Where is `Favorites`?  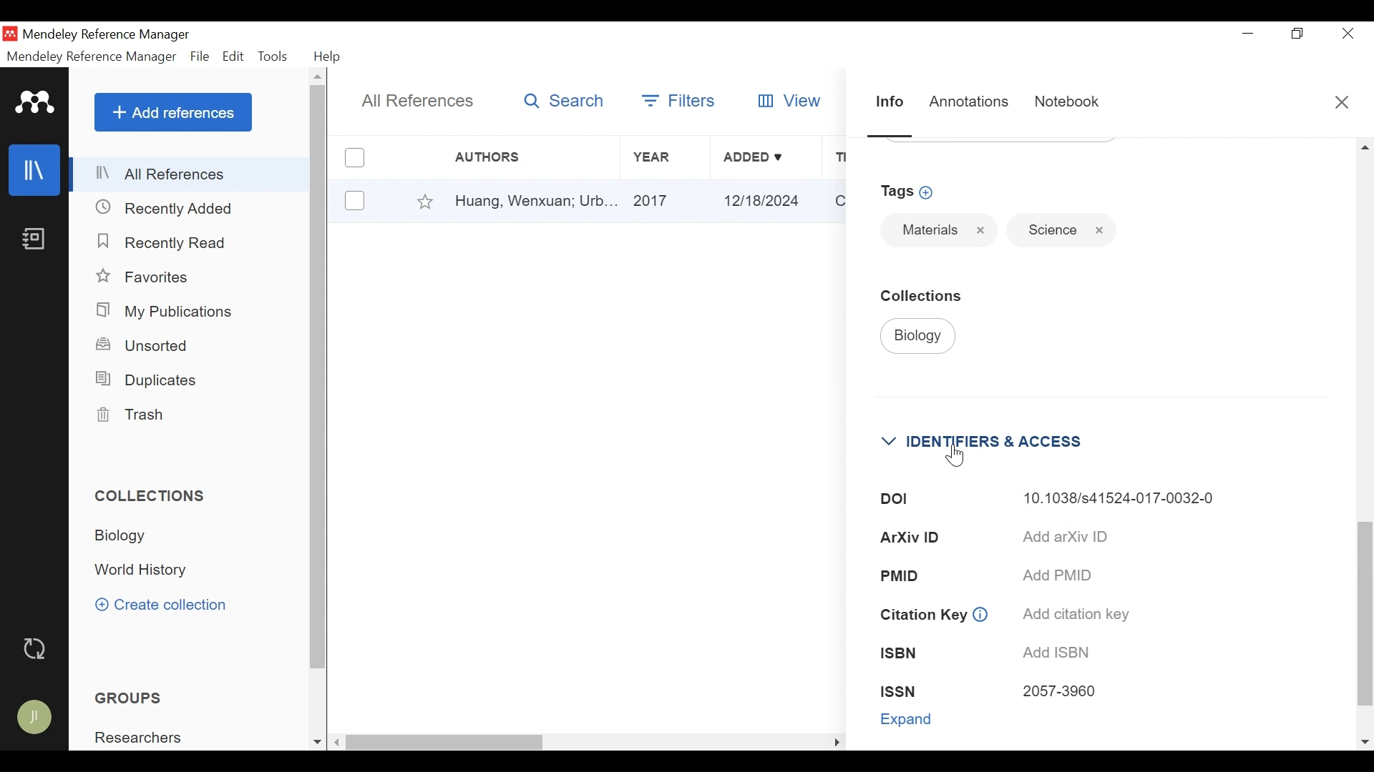
Favorites is located at coordinates (426, 200).